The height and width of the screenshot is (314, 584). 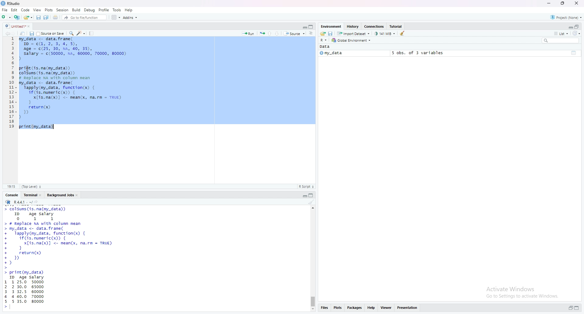 I want to click on expand, so click(x=570, y=308).